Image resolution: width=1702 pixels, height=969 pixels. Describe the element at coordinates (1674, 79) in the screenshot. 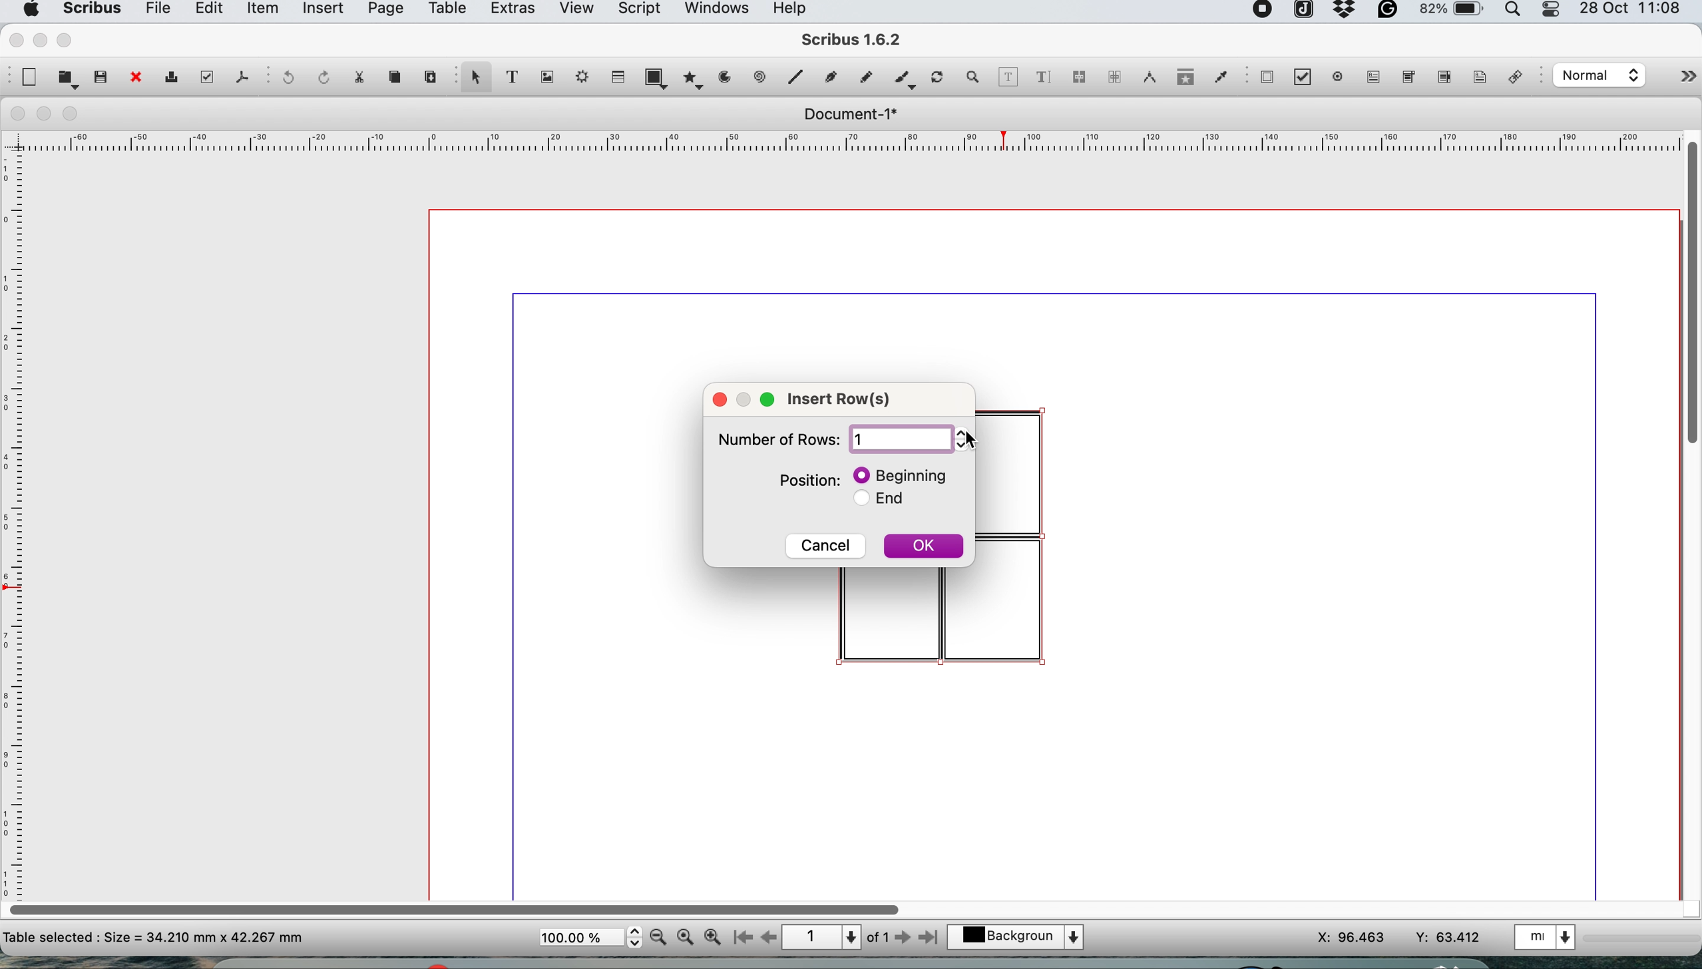

I see `more options` at that location.